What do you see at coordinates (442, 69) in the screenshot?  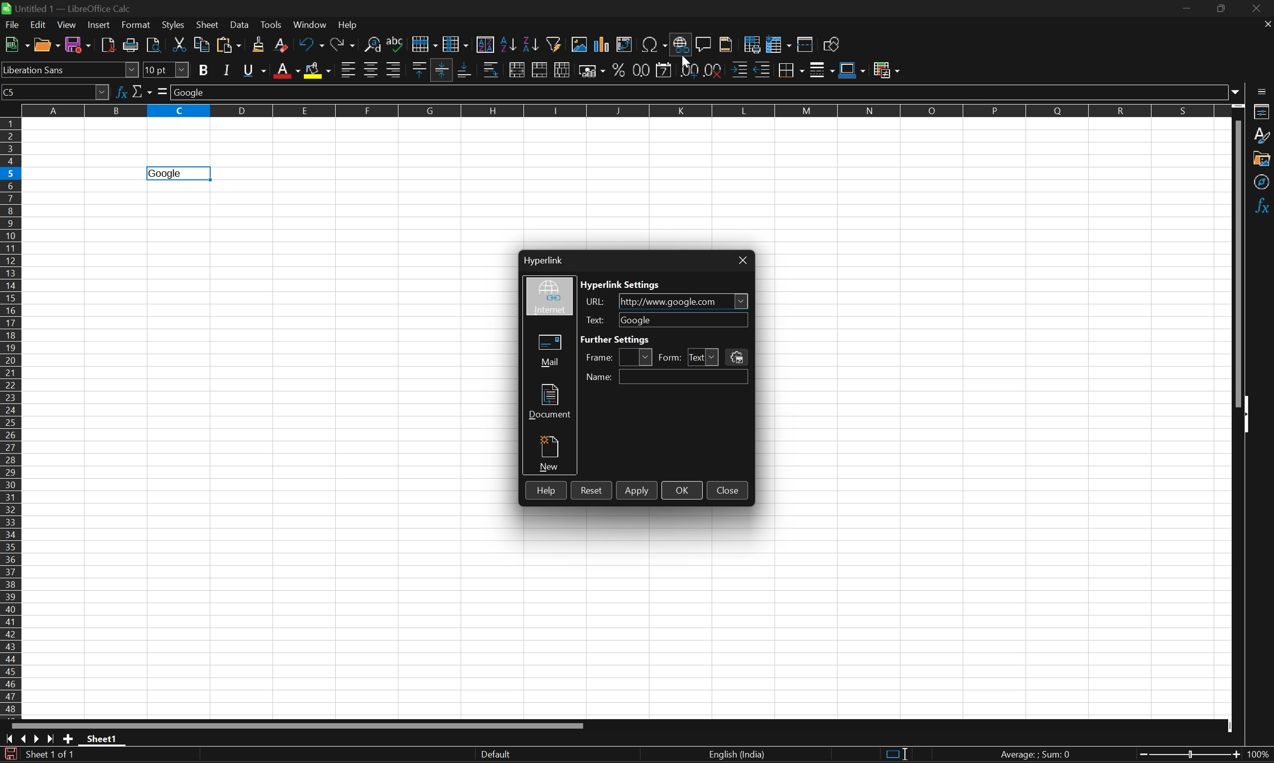 I see `Align vertically` at bounding box center [442, 69].